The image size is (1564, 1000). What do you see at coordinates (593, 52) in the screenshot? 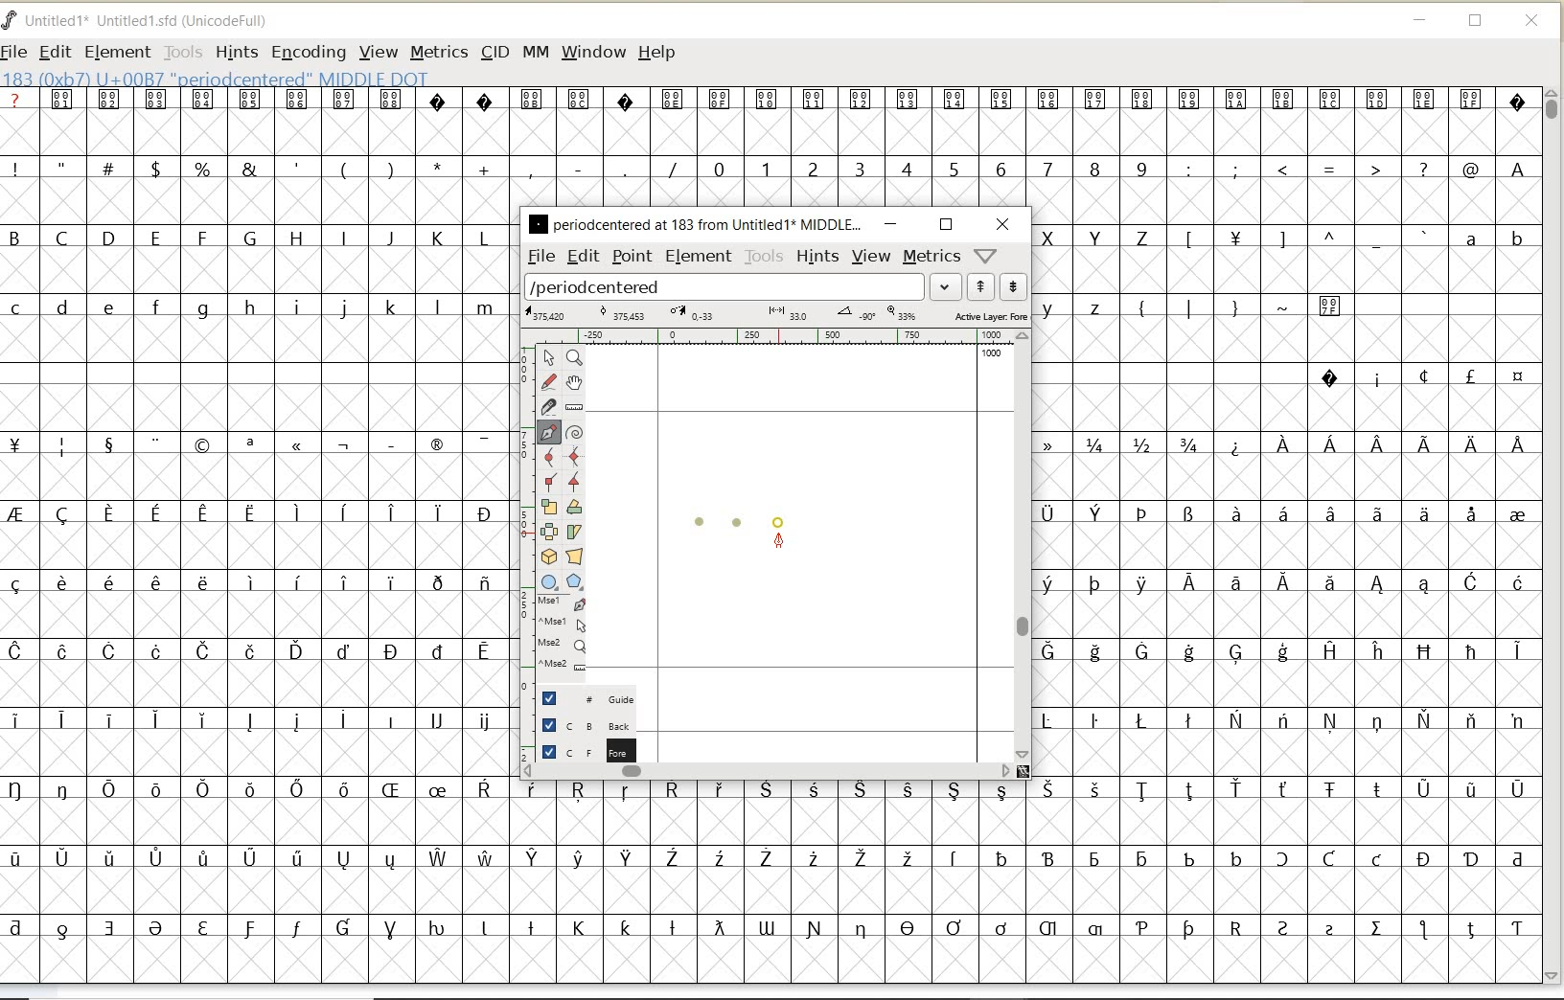
I see `WINDOW` at bounding box center [593, 52].